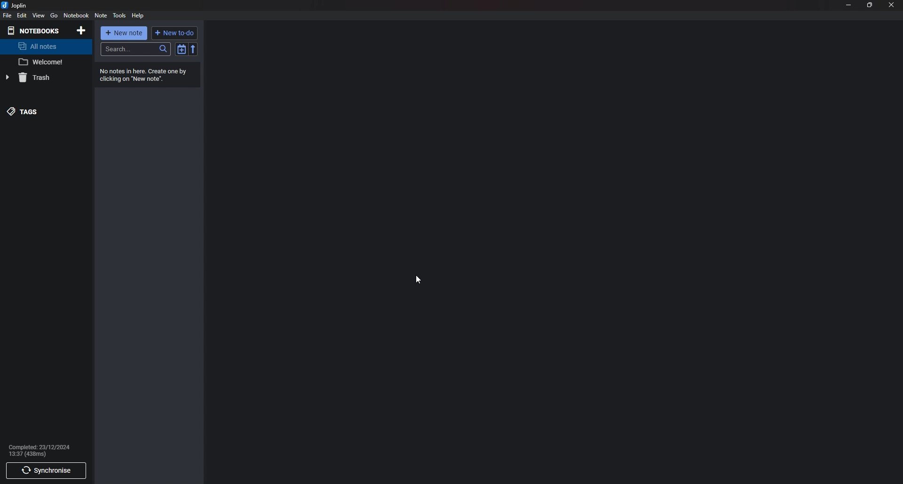 The width and height of the screenshot is (903, 484). What do you see at coordinates (37, 30) in the screenshot?
I see `Notebooks` at bounding box center [37, 30].